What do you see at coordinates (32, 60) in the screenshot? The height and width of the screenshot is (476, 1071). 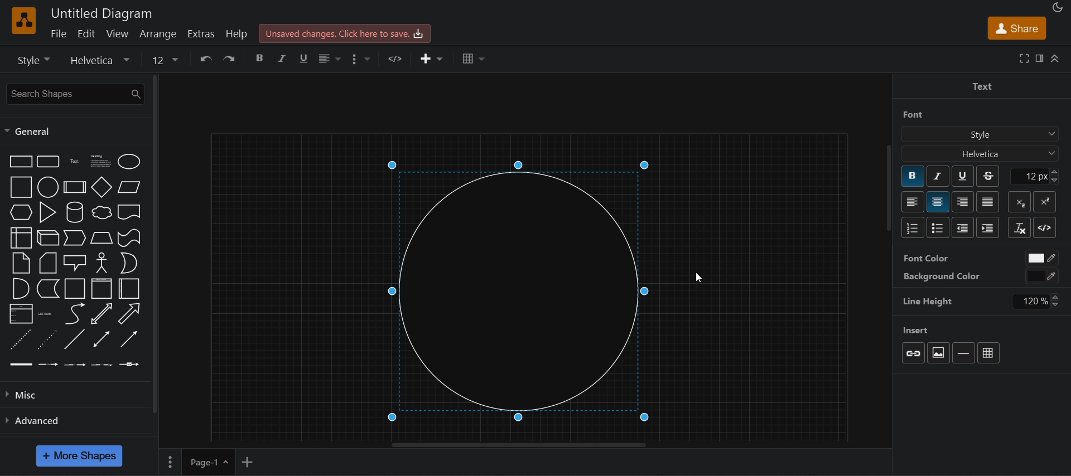 I see `style` at bounding box center [32, 60].